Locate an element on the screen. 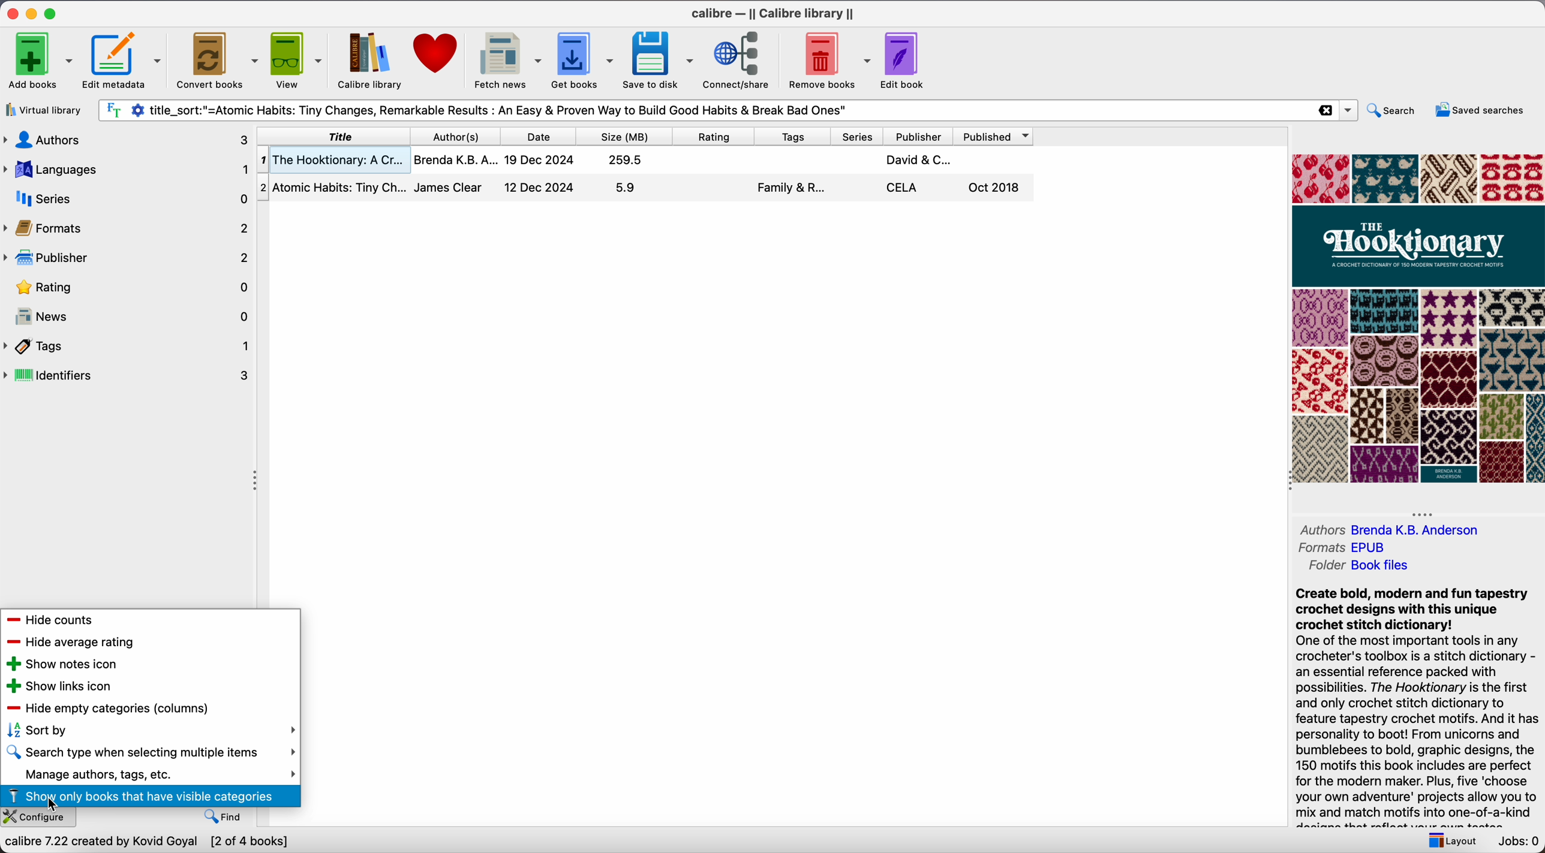 The width and height of the screenshot is (1545, 853). 5.9 is located at coordinates (627, 188).